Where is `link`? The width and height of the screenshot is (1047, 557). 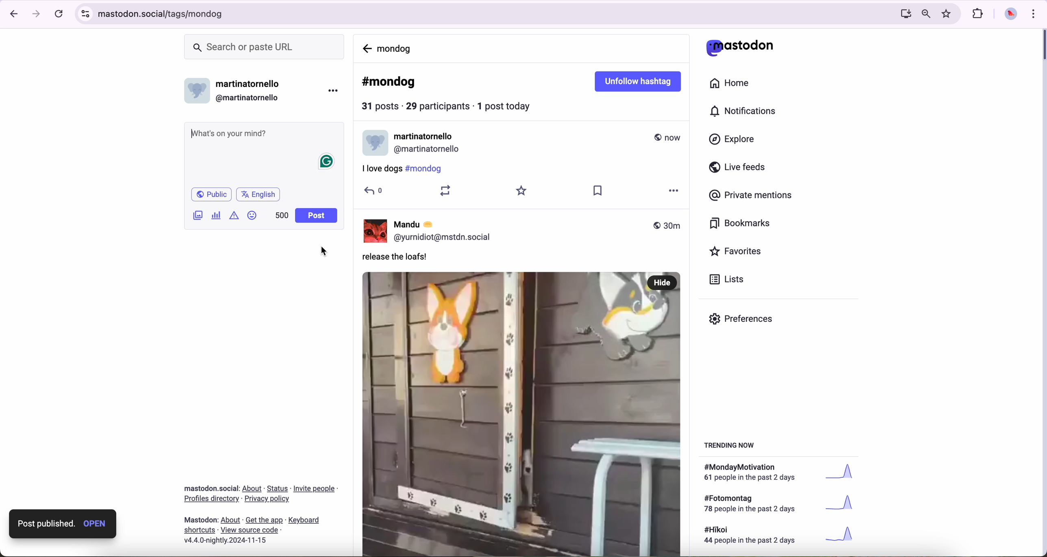 link is located at coordinates (249, 529).